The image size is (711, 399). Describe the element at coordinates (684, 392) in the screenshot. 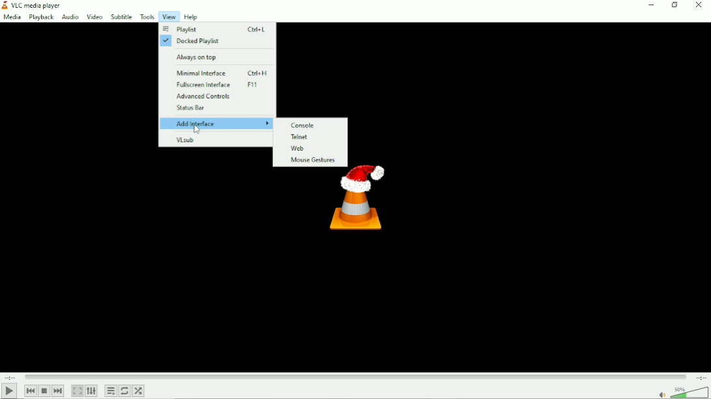

I see `Volume` at that location.